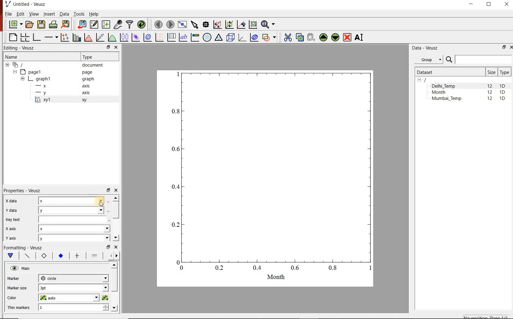  What do you see at coordinates (443, 92) in the screenshot?
I see `Month` at bounding box center [443, 92].